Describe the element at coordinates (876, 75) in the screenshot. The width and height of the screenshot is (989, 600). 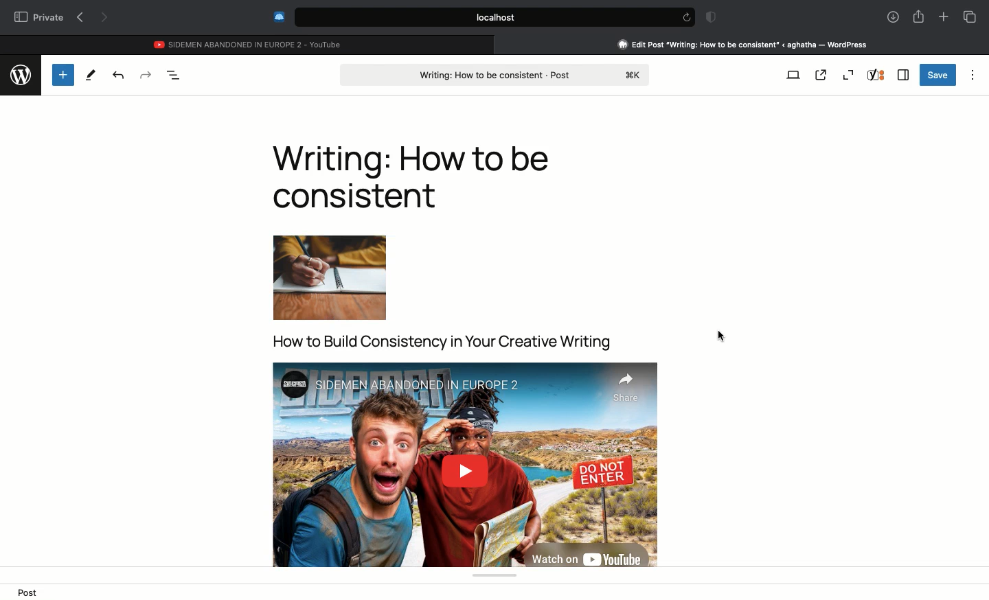
I see `Yoast` at that location.